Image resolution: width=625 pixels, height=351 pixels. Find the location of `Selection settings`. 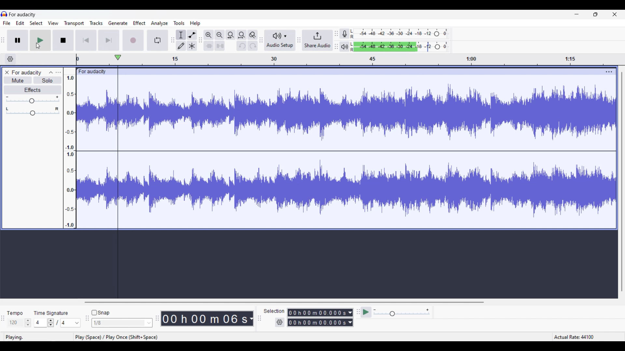

Selection settings is located at coordinates (280, 322).